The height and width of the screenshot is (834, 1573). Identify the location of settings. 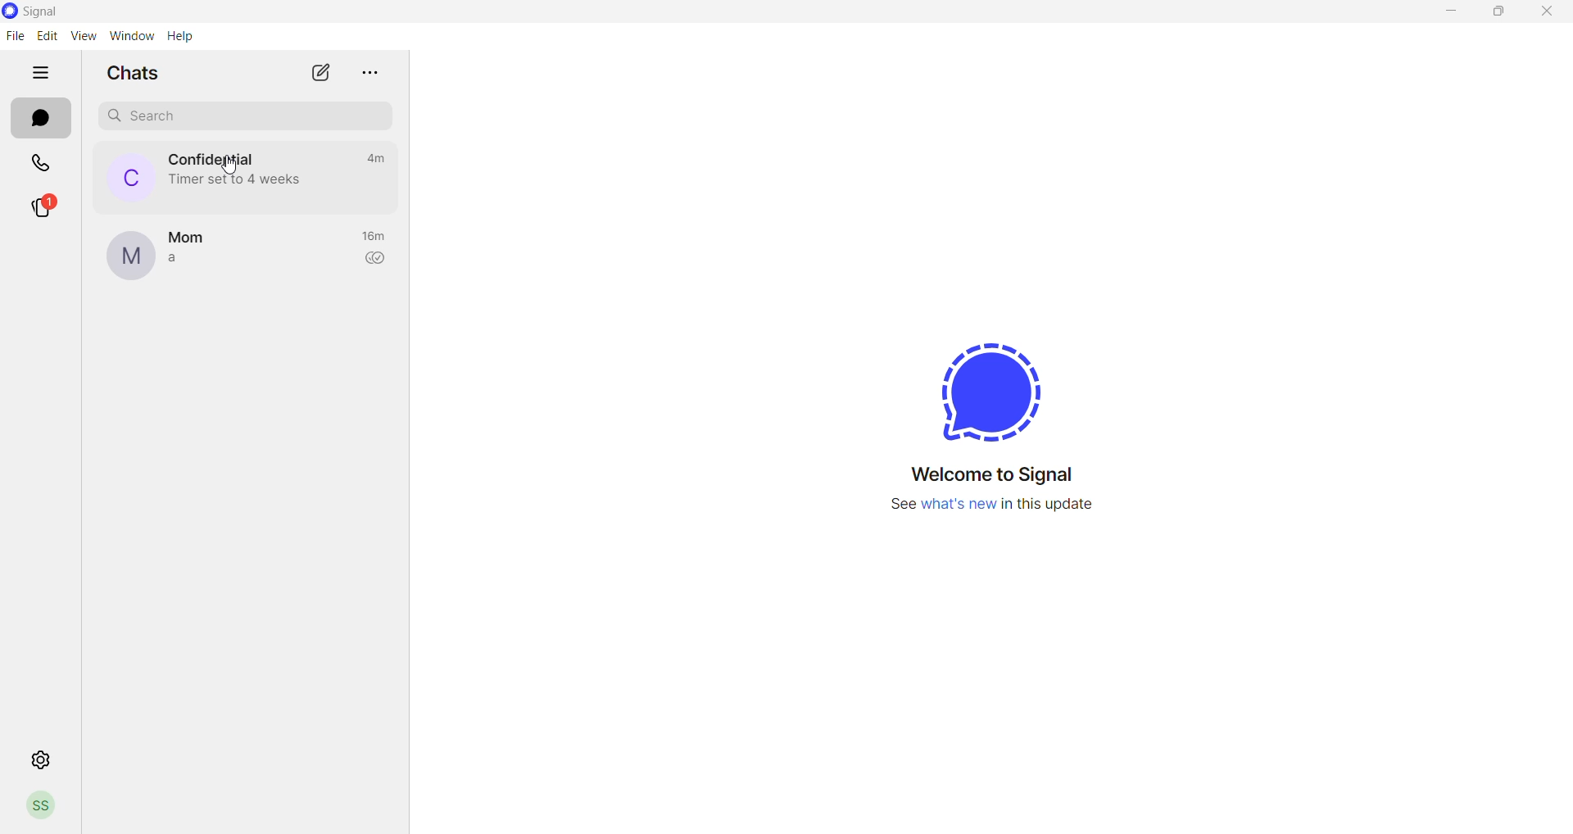
(43, 761).